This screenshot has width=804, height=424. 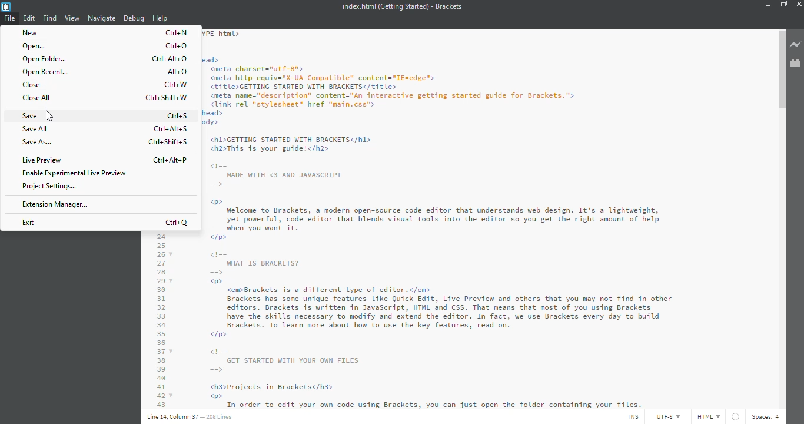 I want to click on ctrl+s, so click(x=178, y=115).